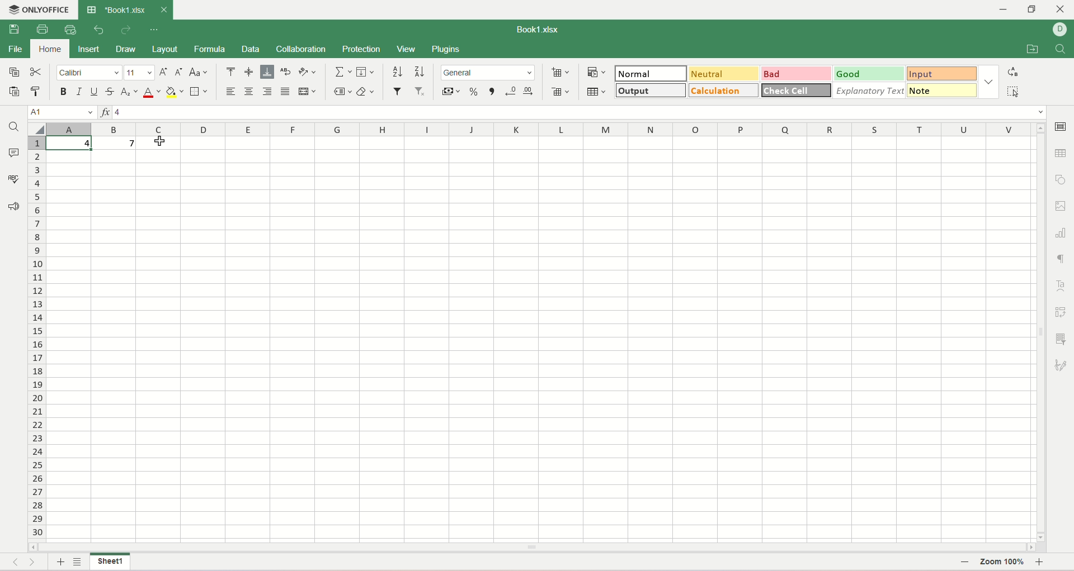 The width and height of the screenshot is (1074, 571). What do you see at coordinates (1063, 365) in the screenshot?
I see `signature settings` at bounding box center [1063, 365].